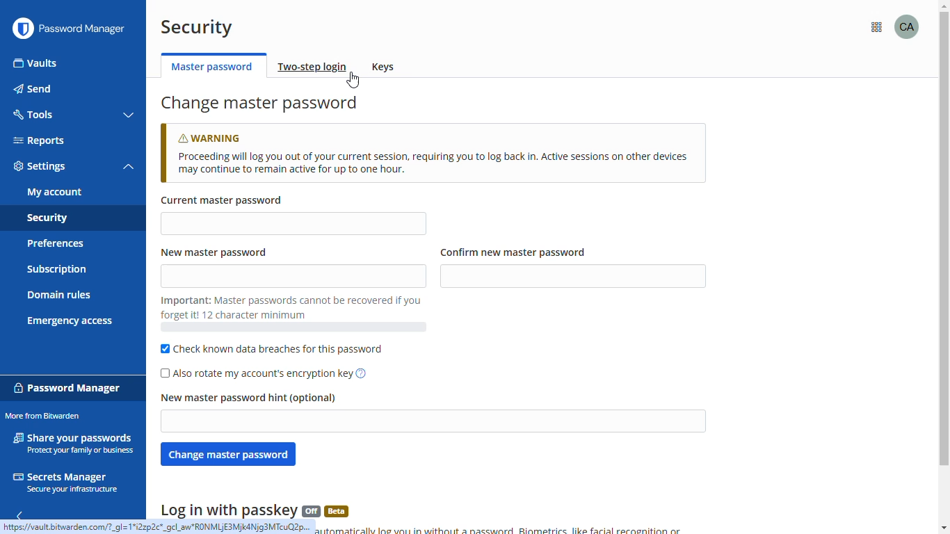 Image resolution: width=950 pixels, height=534 pixels. Describe the element at coordinates (355, 81) in the screenshot. I see `cursor` at that location.